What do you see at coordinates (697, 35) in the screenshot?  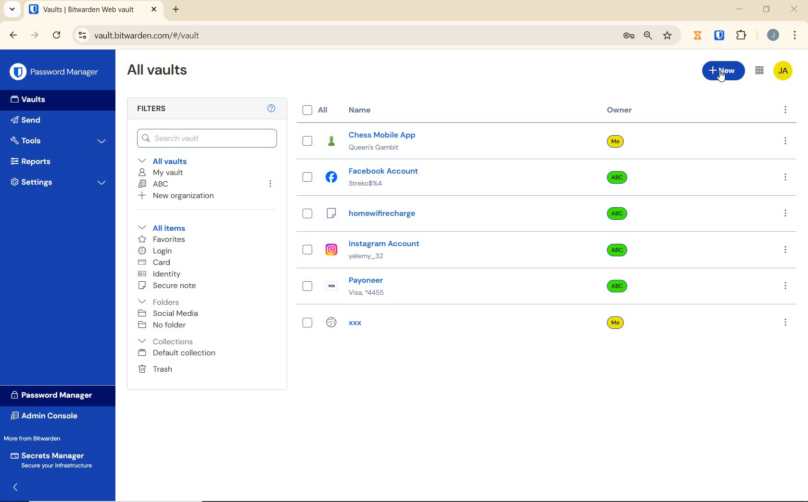 I see `jibble extension` at bounding box center [697, 35].